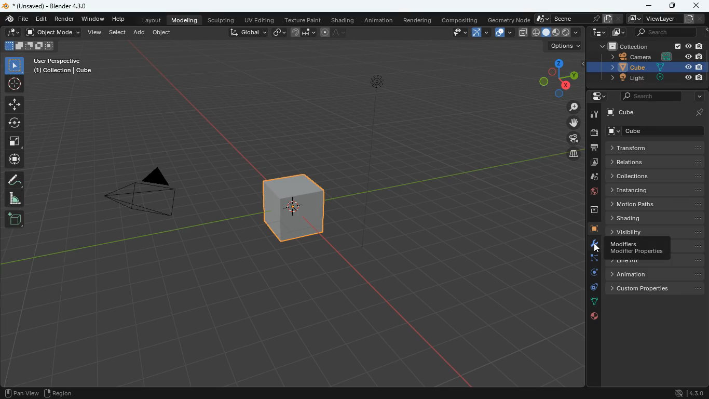 This screenshot has width=709, height=399. I want to click on shading, so click(343, 20).